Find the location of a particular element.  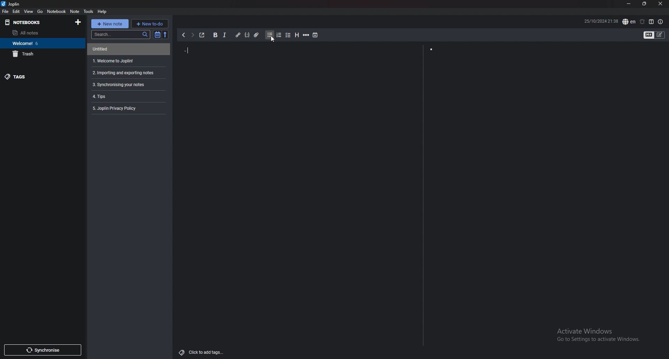

Synchronise is located at coordinates (43, 351).